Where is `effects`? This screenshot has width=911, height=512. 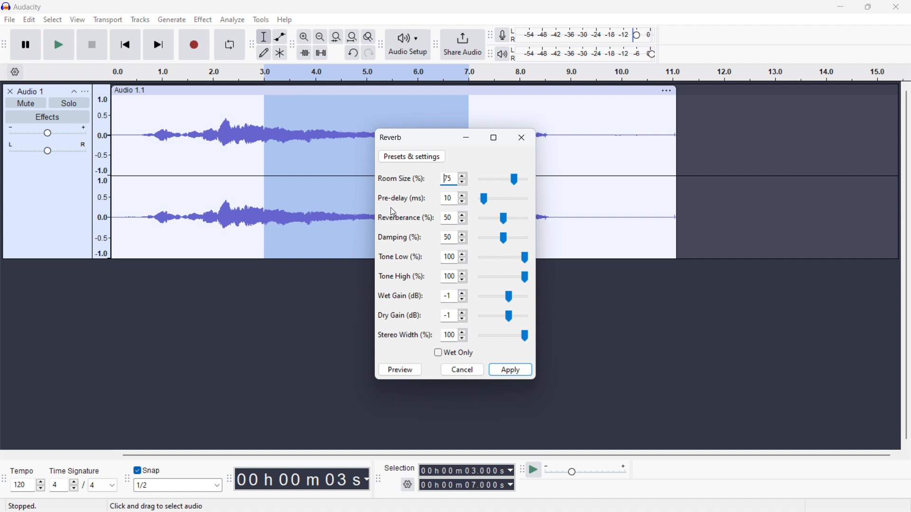
effects is located at coordinates (47, 117).